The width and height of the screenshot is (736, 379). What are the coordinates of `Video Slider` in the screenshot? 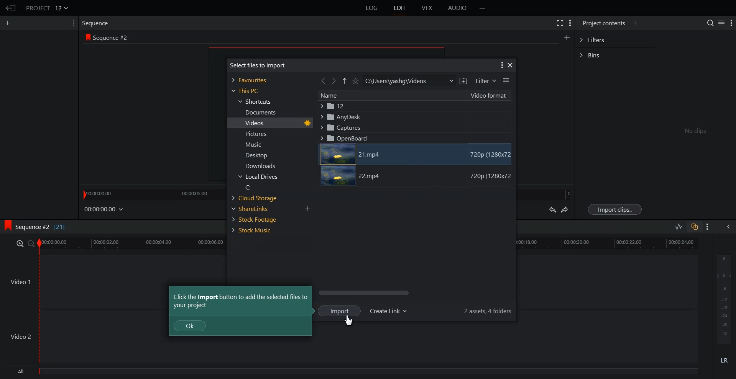 It's located at (373, 245).